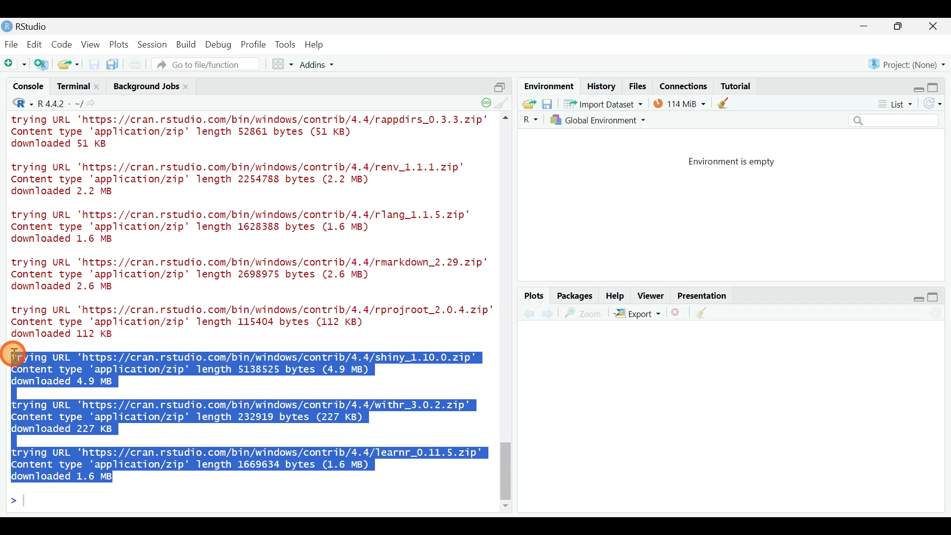  I want to click on Save current document, so click(94, 64).